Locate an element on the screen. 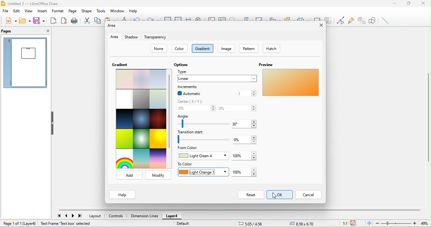 The image size is (431, 227). the document has not been modified since the last save is located at coordinates (357, 224).